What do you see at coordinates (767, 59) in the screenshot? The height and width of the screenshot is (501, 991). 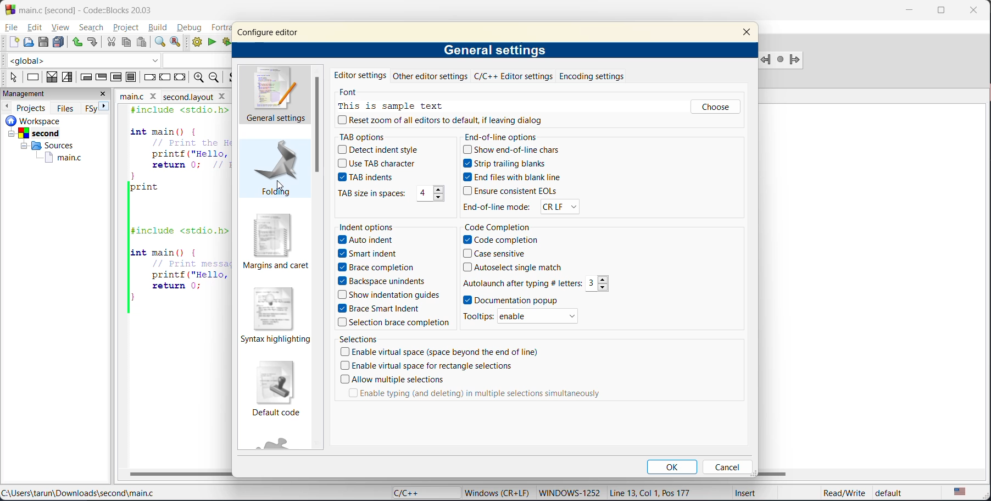 I see `jump backward` at bounding box center [767, 59].